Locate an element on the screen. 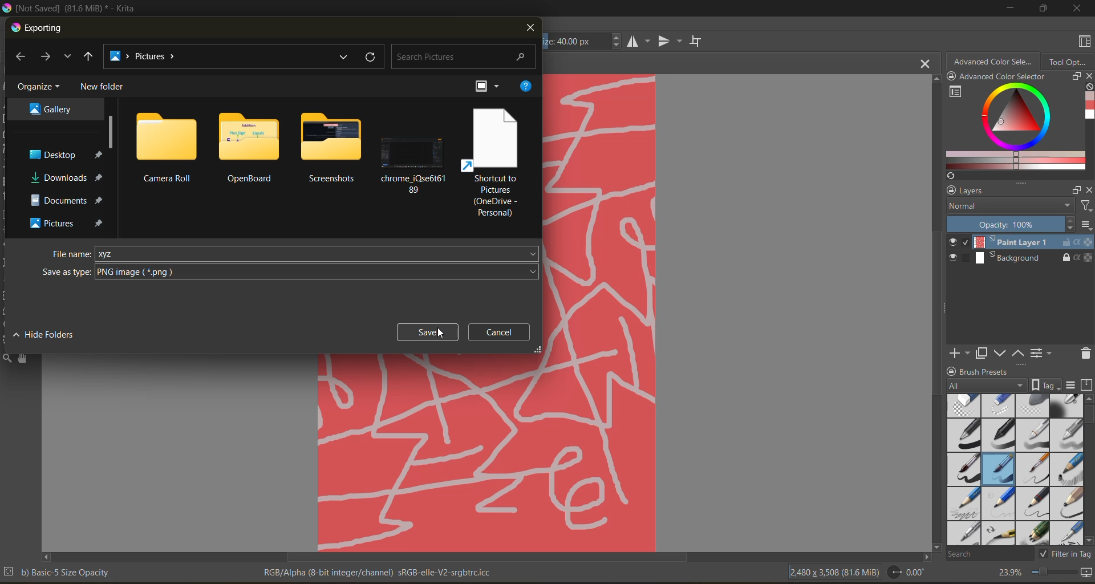 The image size is (1095, 584). change view is located at coordinates (491, 87).